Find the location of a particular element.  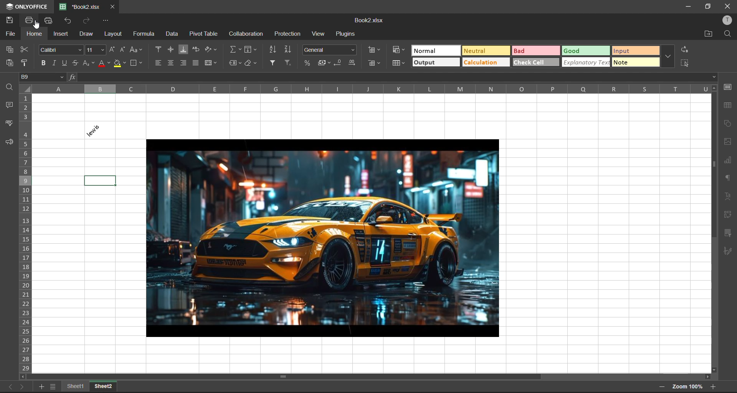

previous is located at coordinates (9, 387).